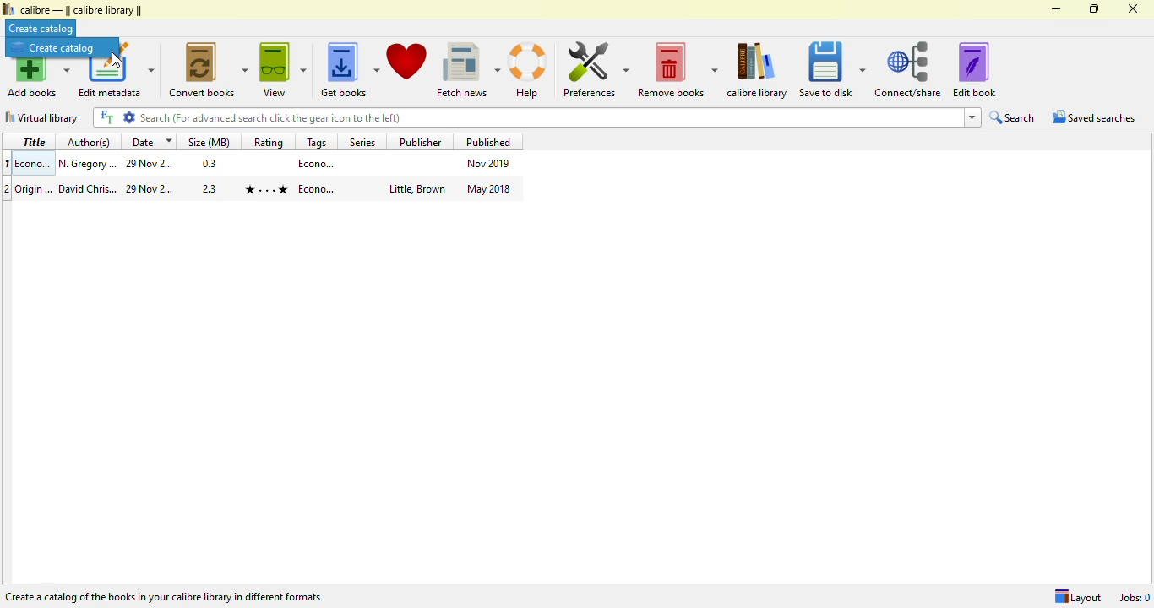 This screenshot has height=608, width=1154. Describe the element at coordinates (1094, 8) in the screenshot. I see `maximize` at that location.